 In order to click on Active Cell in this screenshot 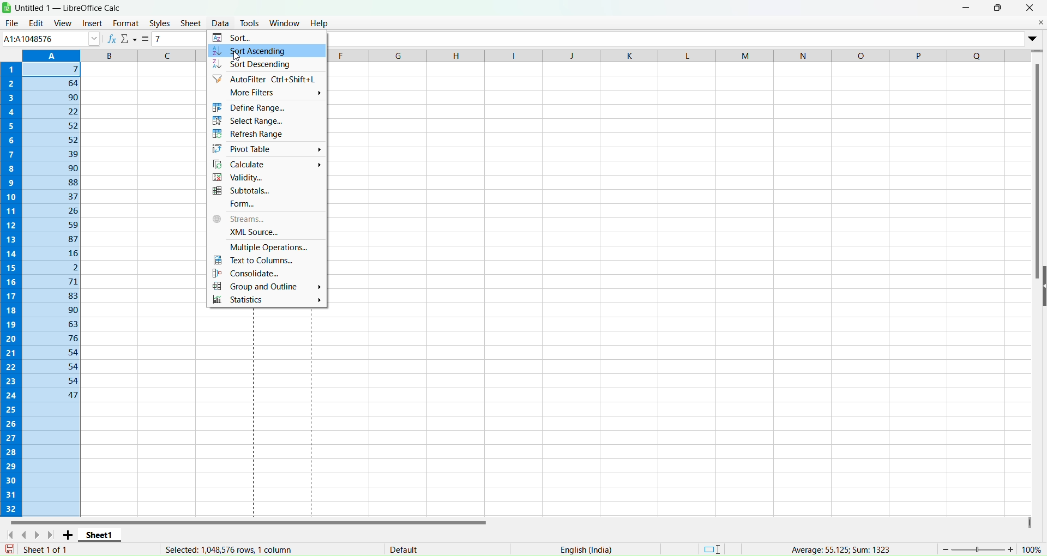, I will do `click(50, 38)`.